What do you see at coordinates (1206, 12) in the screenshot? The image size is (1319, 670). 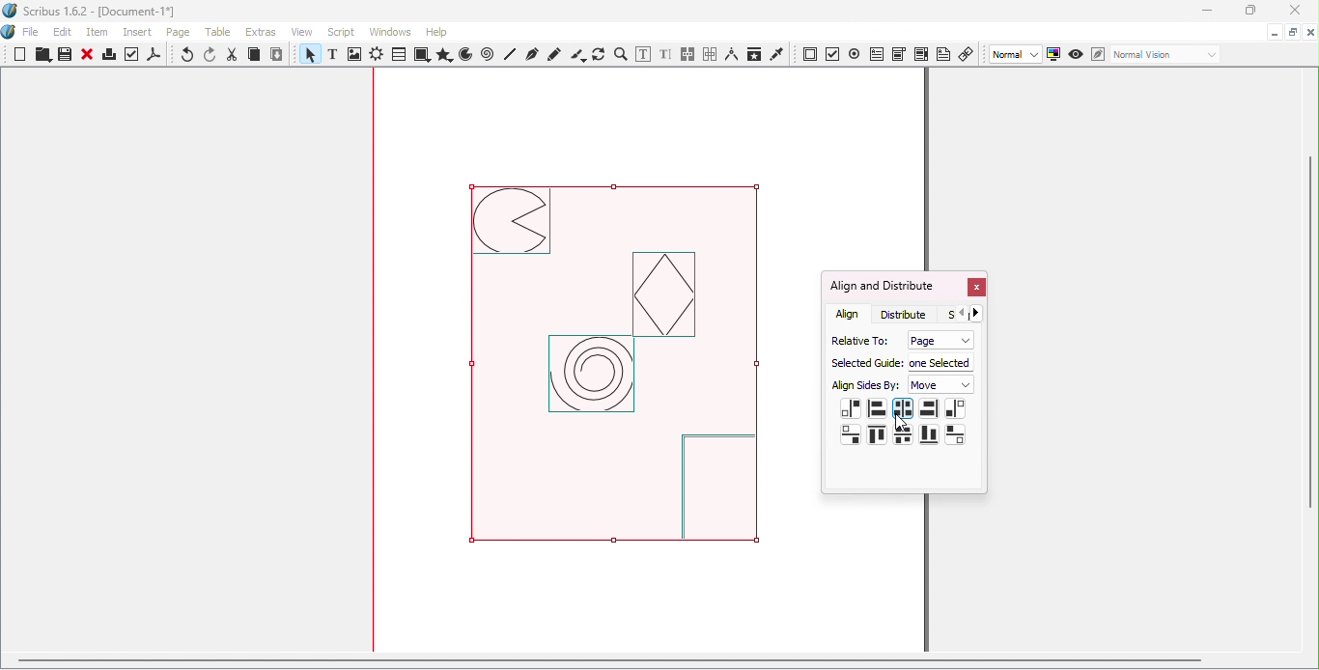 I see `Minimize` at bounding box center [1206, 12].